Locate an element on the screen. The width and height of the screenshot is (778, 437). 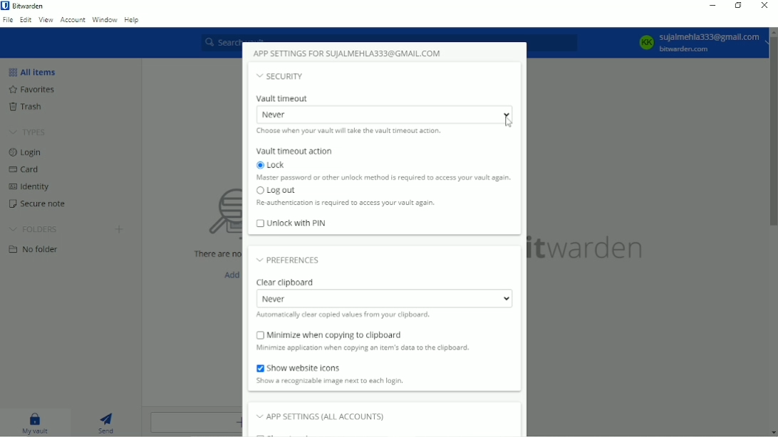
Card is located at coordinates (26, 170).